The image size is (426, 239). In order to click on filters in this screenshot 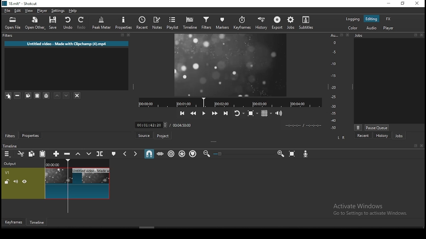, I will do `click(206, 23)`.